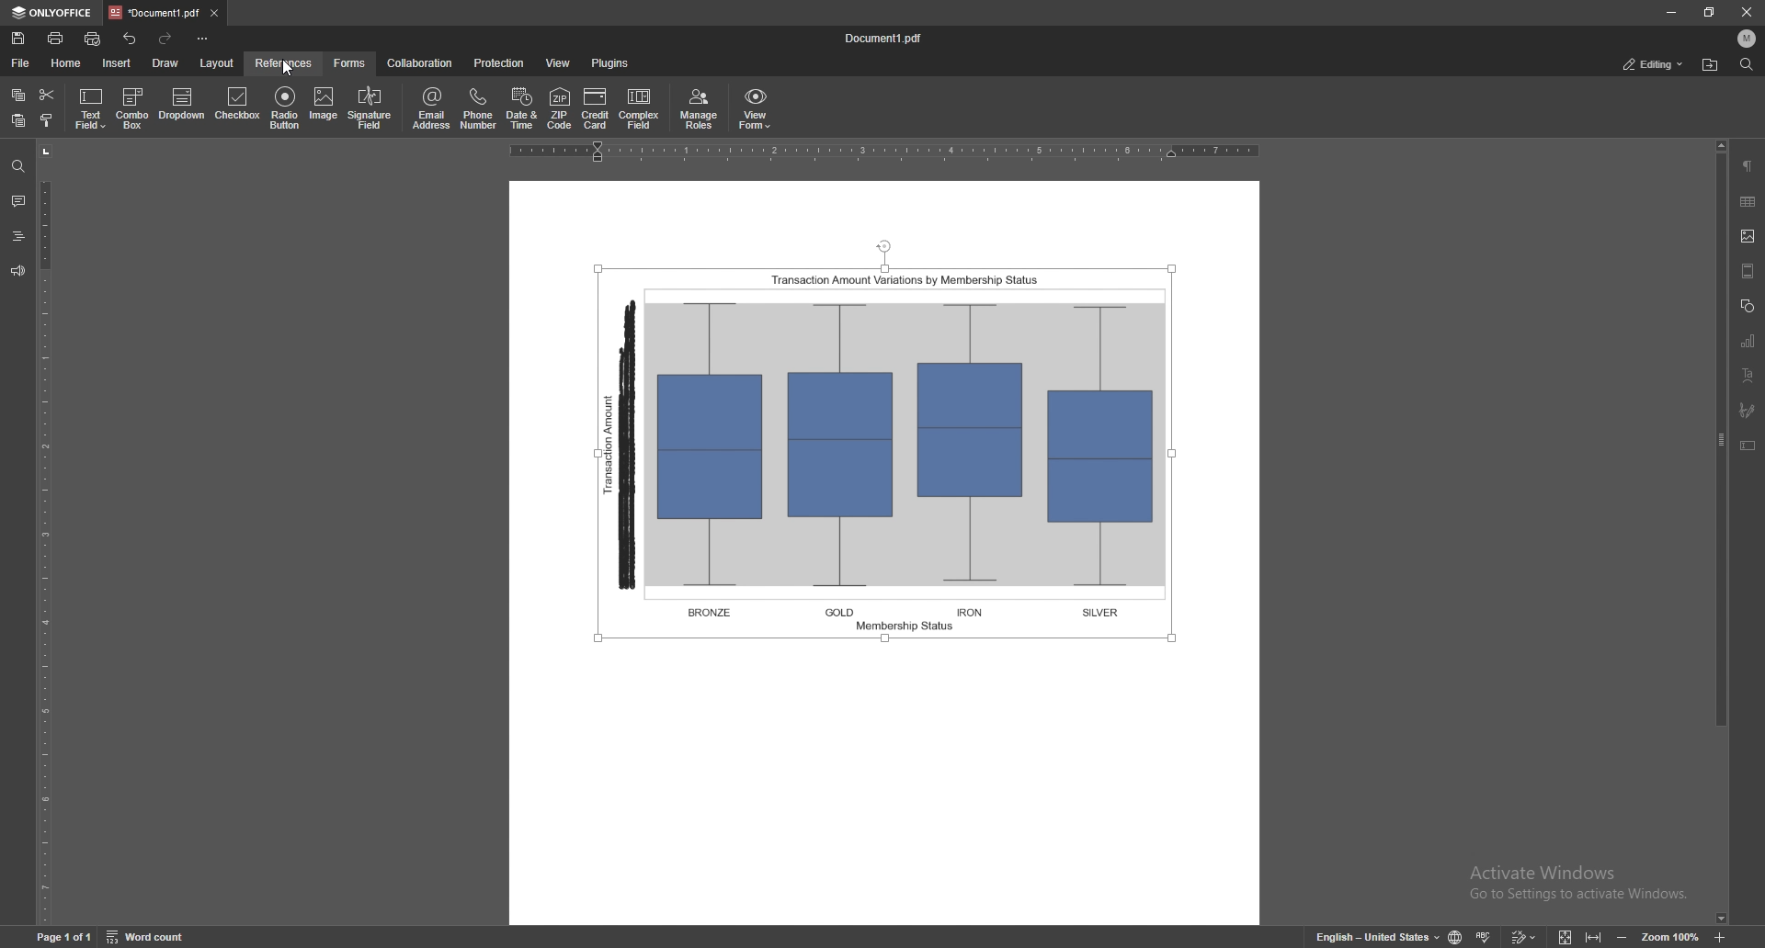 This screenshot has height=948, width=1765. Describe the element at coordinates (284, 107) in the screenshot. I see `radio button` at that location.